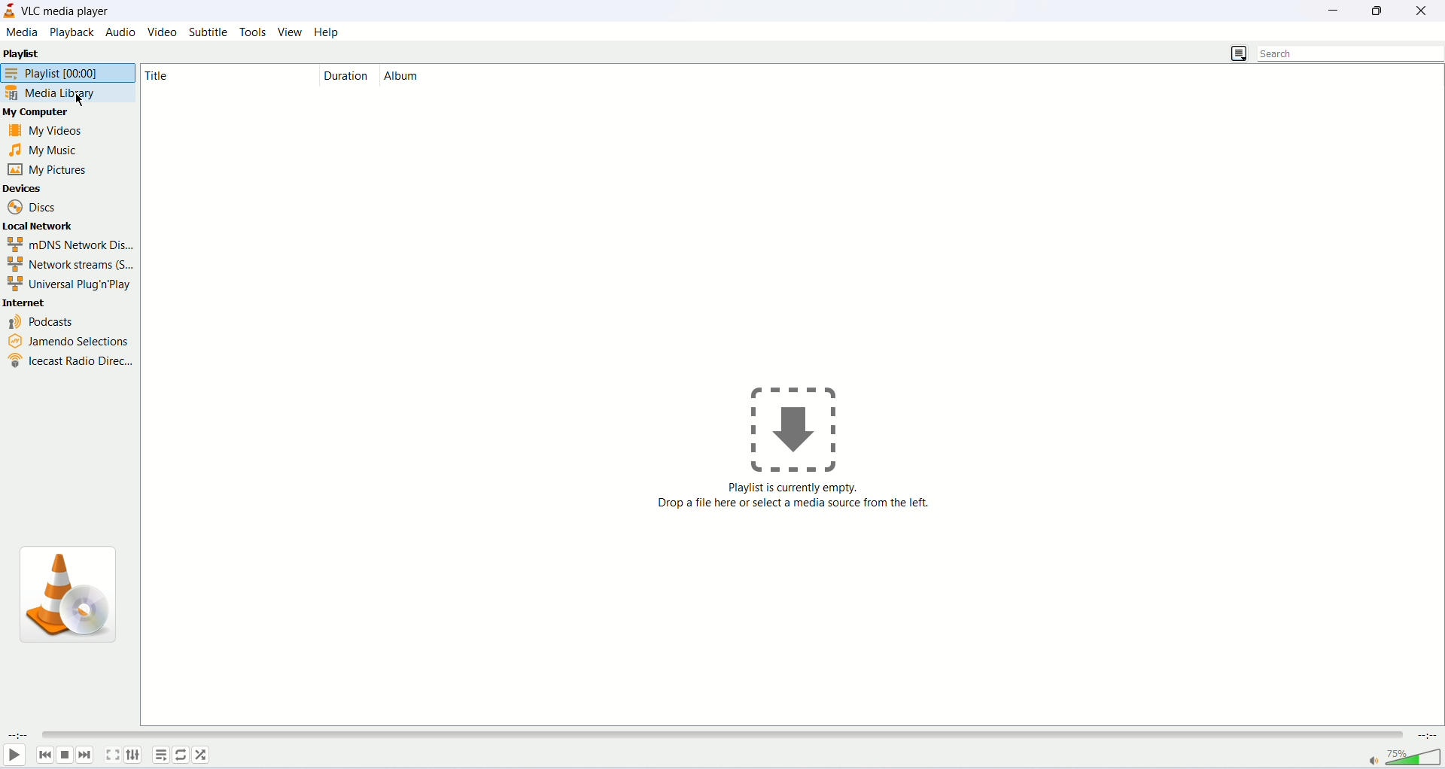 This screenshot has height=769, width=1445. I want to click on my videos, so click(47, 132).